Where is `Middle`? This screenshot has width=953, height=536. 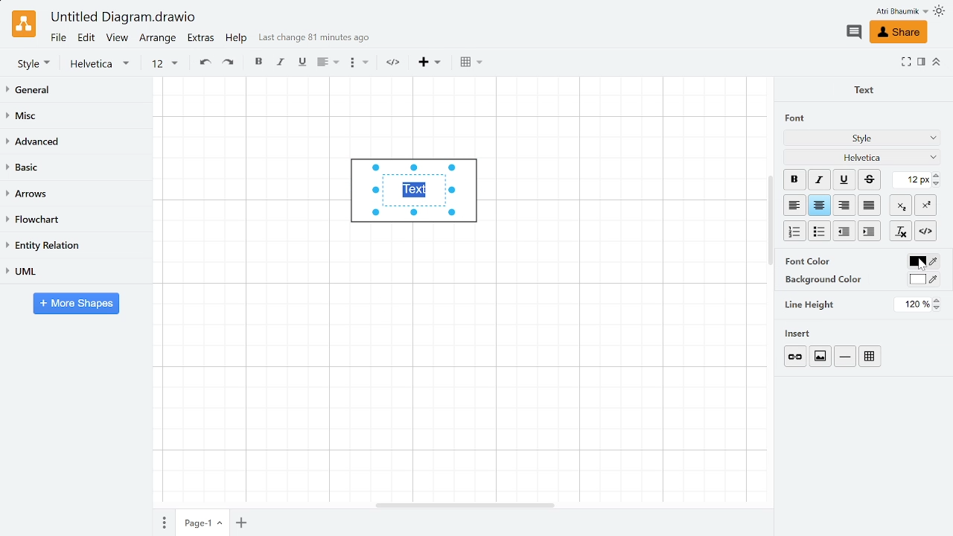
Middle is located at coordinates (871, 205).